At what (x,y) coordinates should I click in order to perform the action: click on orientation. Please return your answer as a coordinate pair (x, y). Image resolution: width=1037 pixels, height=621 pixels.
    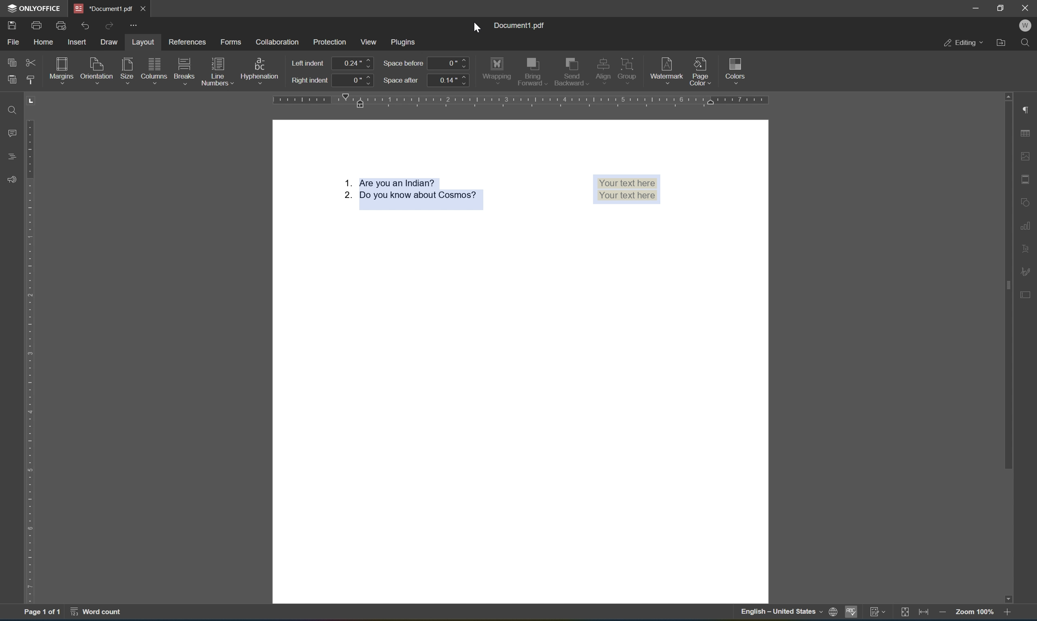
    Looking at the image, I should click on (96, 69).